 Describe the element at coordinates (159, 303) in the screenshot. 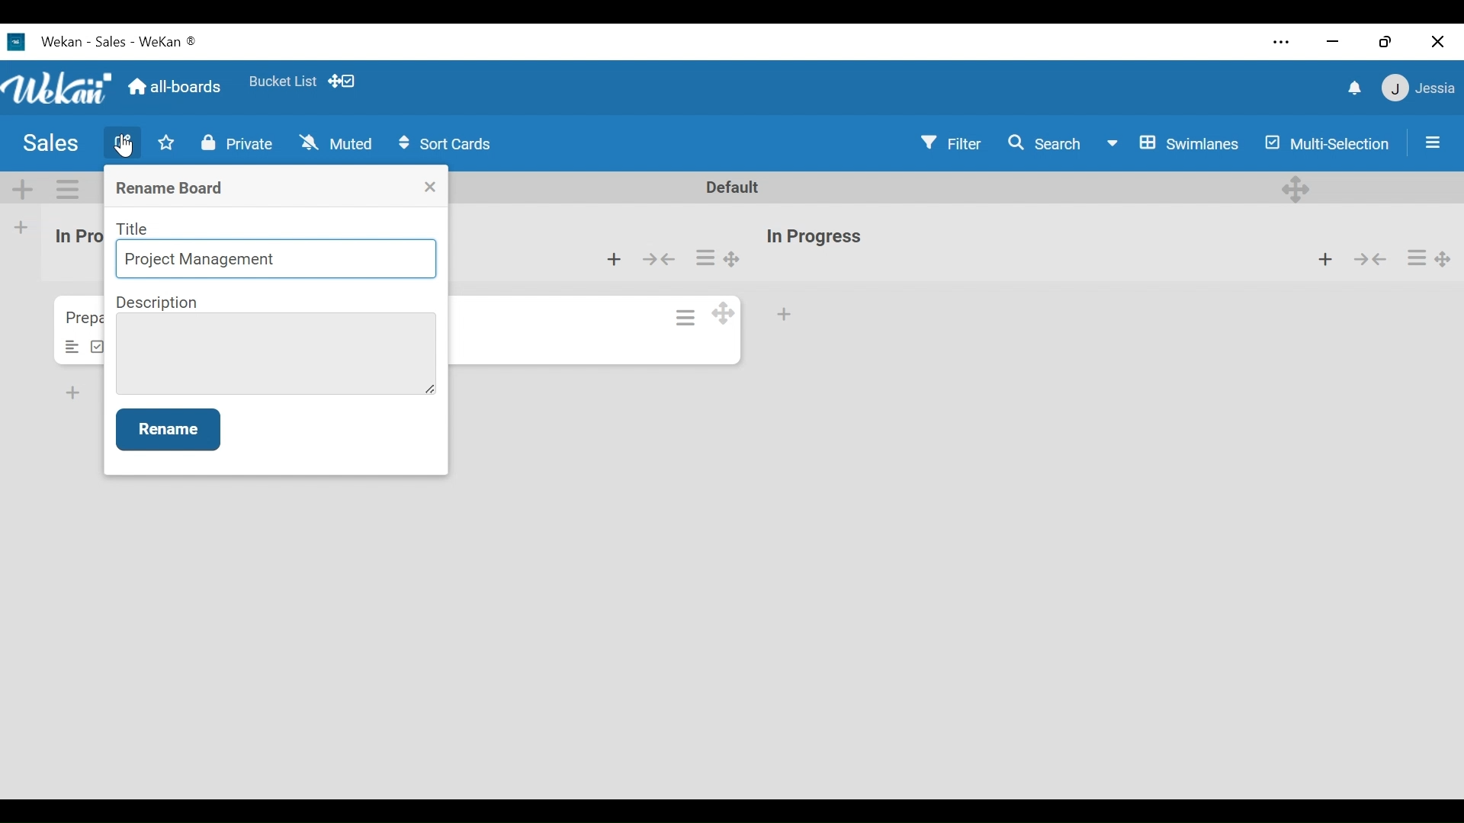

I see `Description` at that location.